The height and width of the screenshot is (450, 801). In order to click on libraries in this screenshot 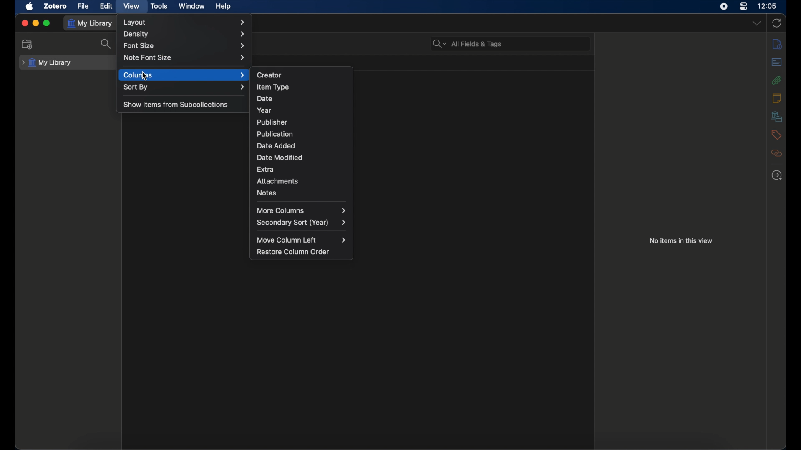, I will do `click(778, 116)`.